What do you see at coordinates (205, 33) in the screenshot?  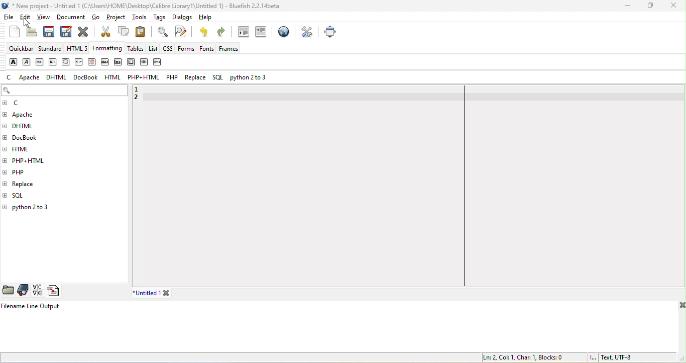 I see `undo` at bounding box center [205, 33].